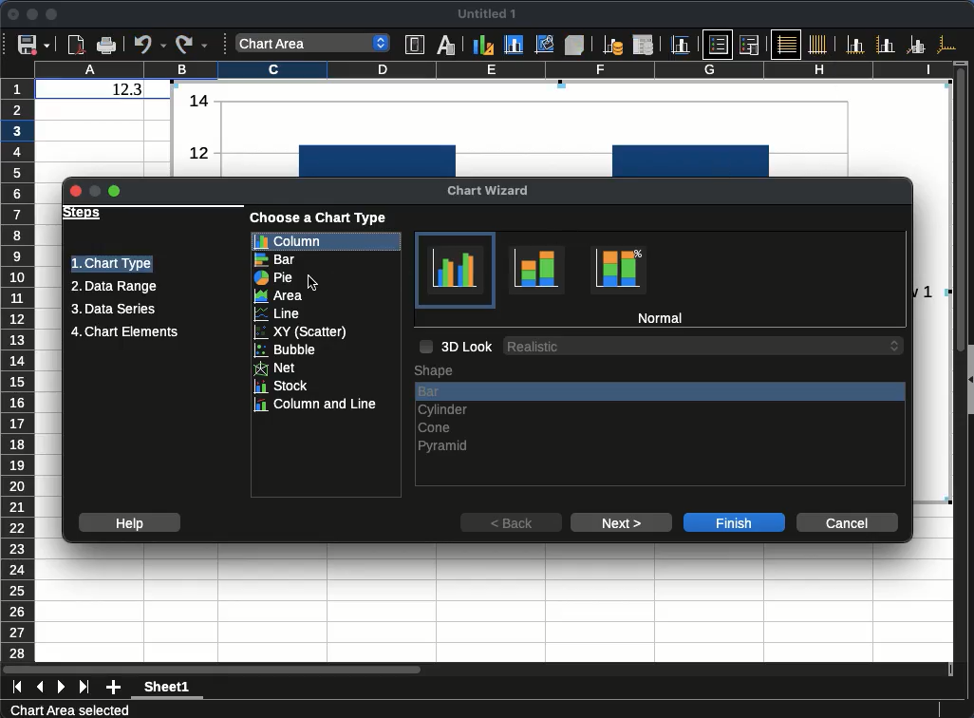  What do you see at coordinates (446, 44) in the screenshot?
I see `Character` at bounding box center [446, 44].